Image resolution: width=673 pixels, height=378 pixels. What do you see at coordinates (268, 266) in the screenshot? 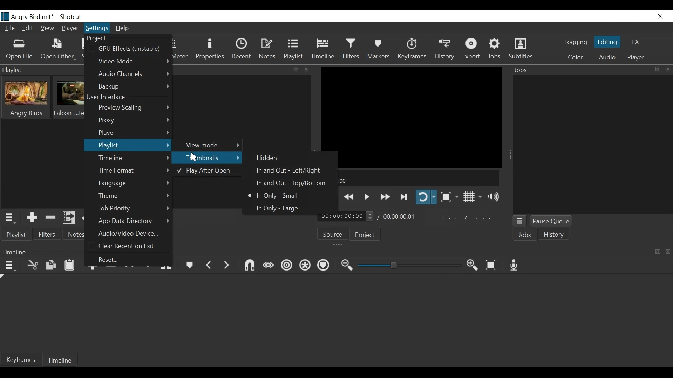
I see `Scrub while dragging` at bounding box center [268, 266].